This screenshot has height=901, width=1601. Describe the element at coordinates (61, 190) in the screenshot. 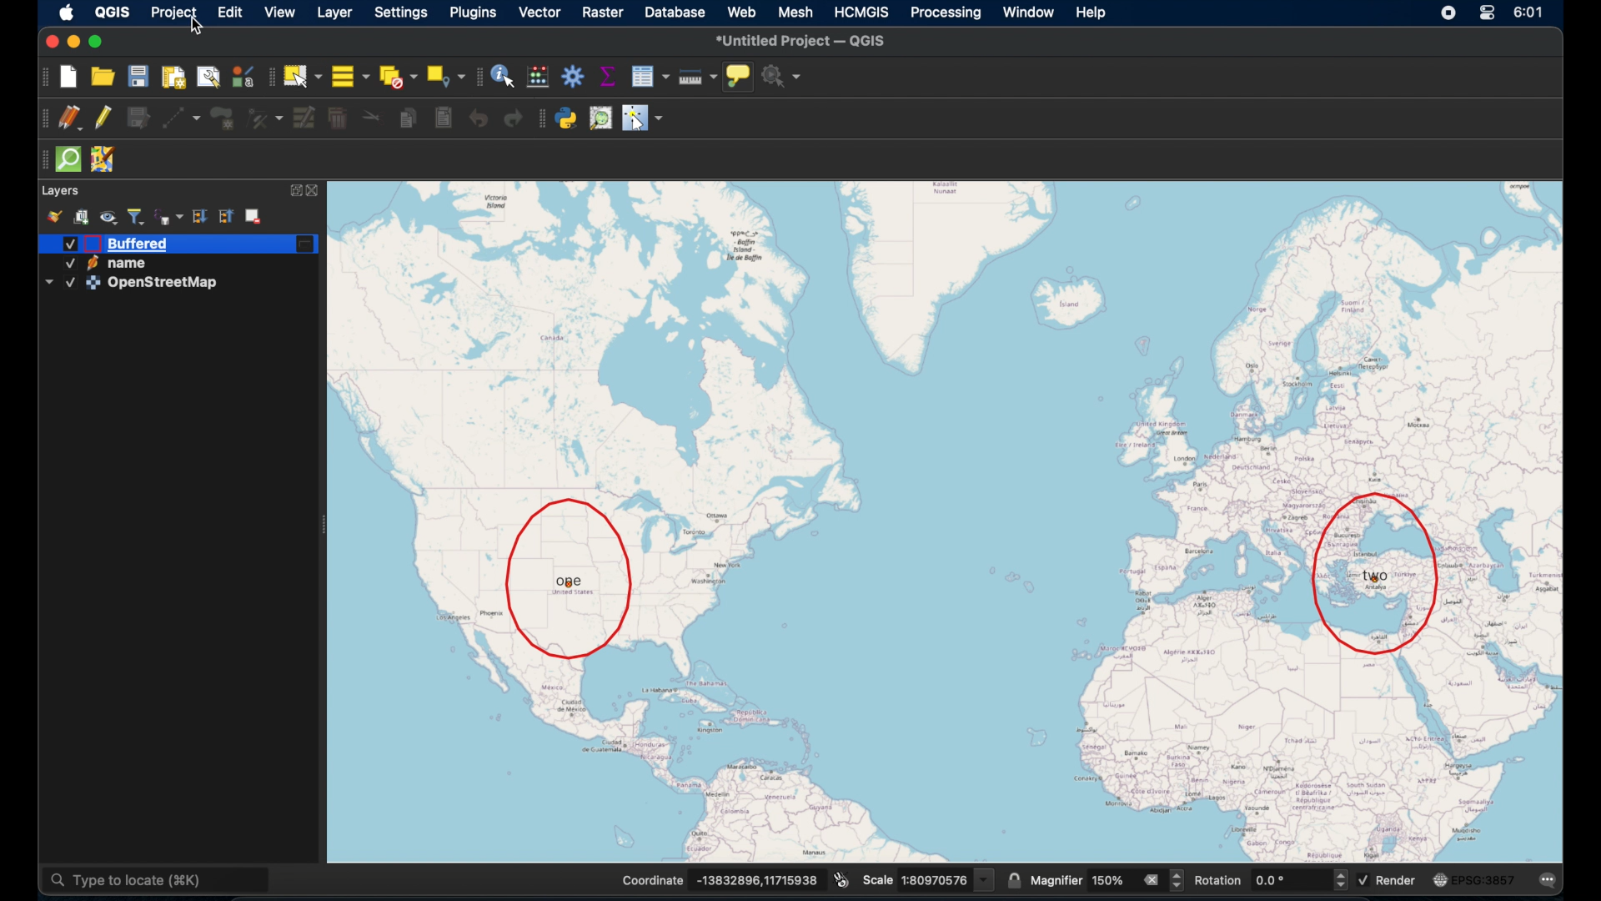

I see `layers` at that location.